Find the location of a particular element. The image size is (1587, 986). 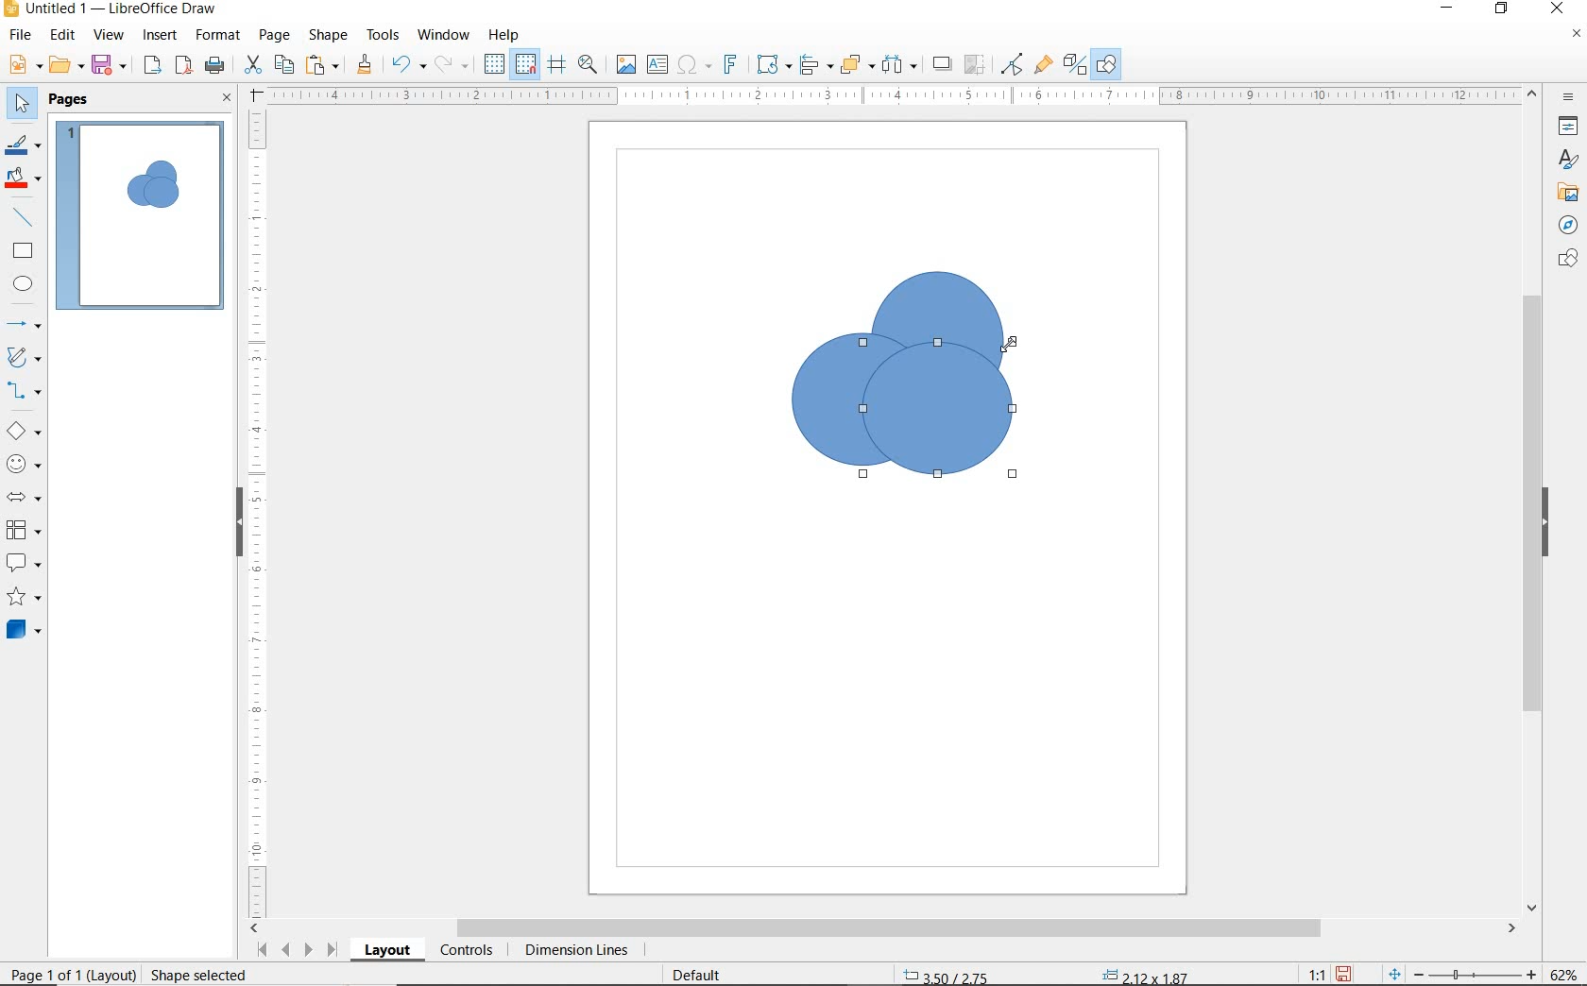

DIMENSION LINES is located at coordinates (573, 952).